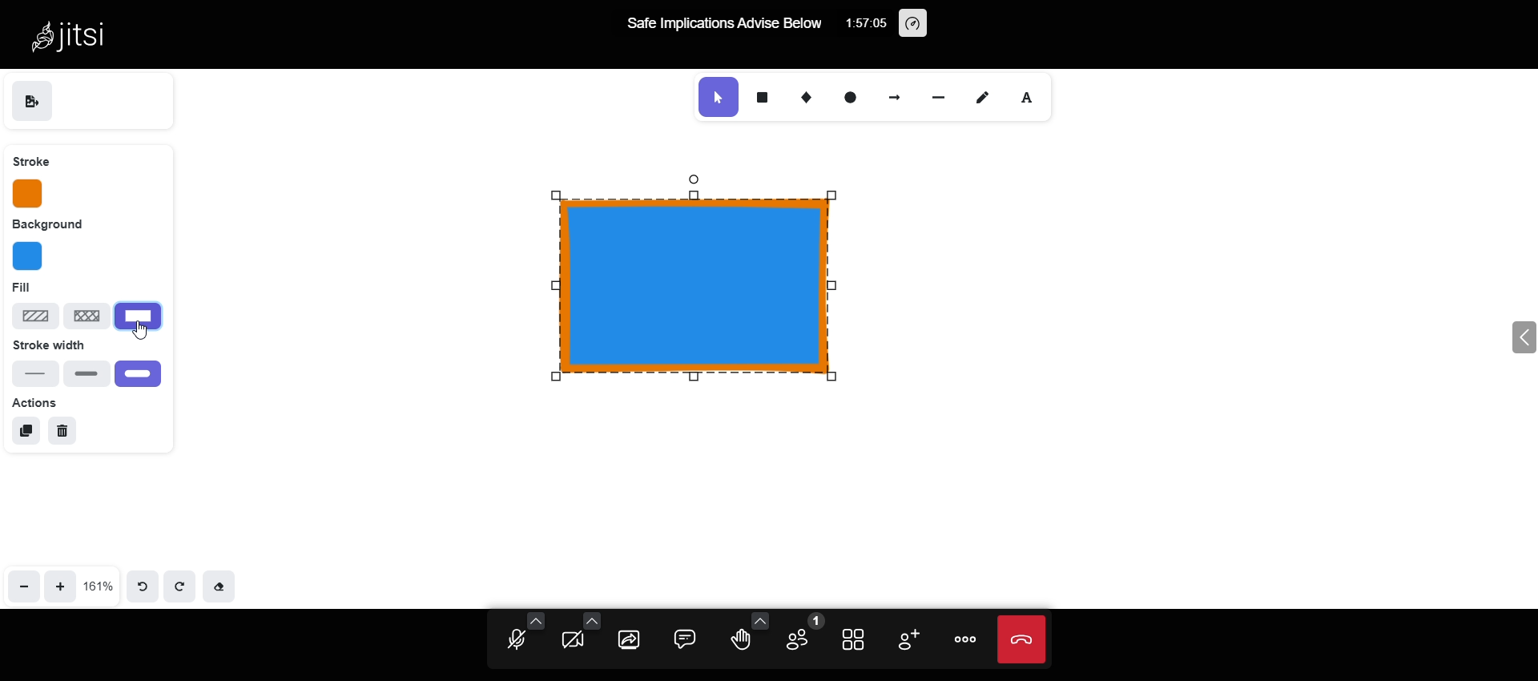  What do you see at coordinates (571, 638) in the screenshot?
I see `start camera` at bounding box center [571, 638].